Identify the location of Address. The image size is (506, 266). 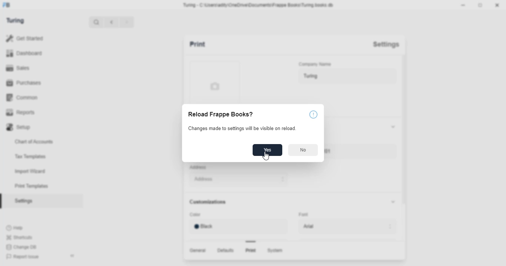
(199, 167).